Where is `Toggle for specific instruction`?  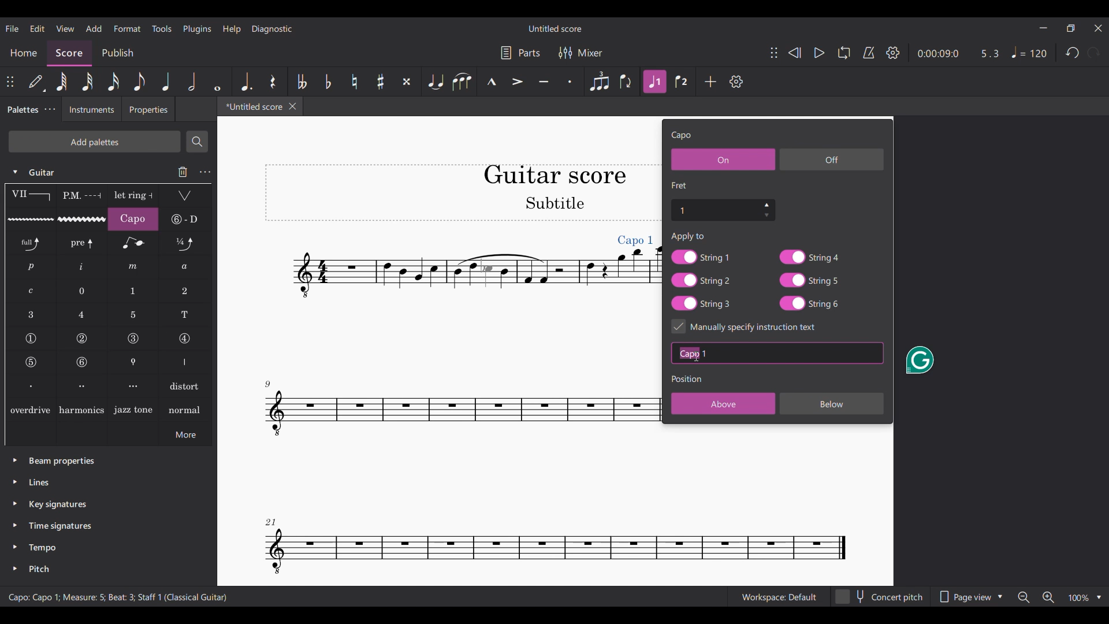 Toggle for specific instruction is located at coordinates (754, 326).